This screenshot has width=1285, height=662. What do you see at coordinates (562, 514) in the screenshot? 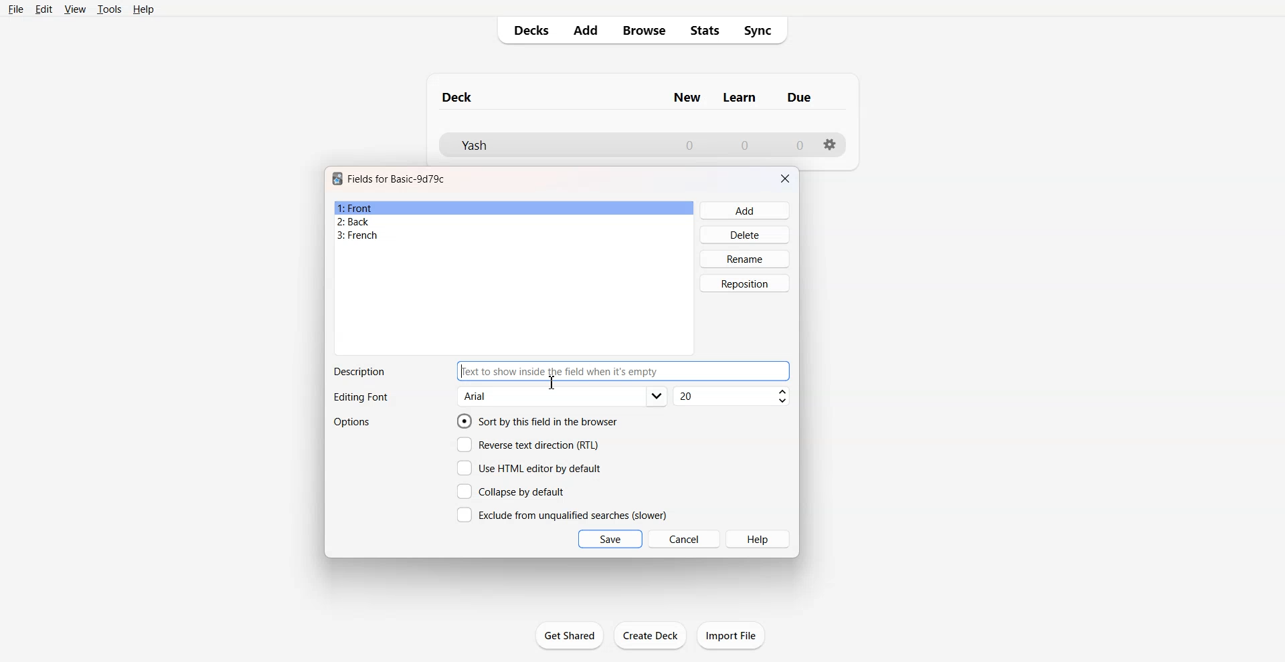
I see `Exclude from unqualified searches (slower)` at bounding box center [562, 514].